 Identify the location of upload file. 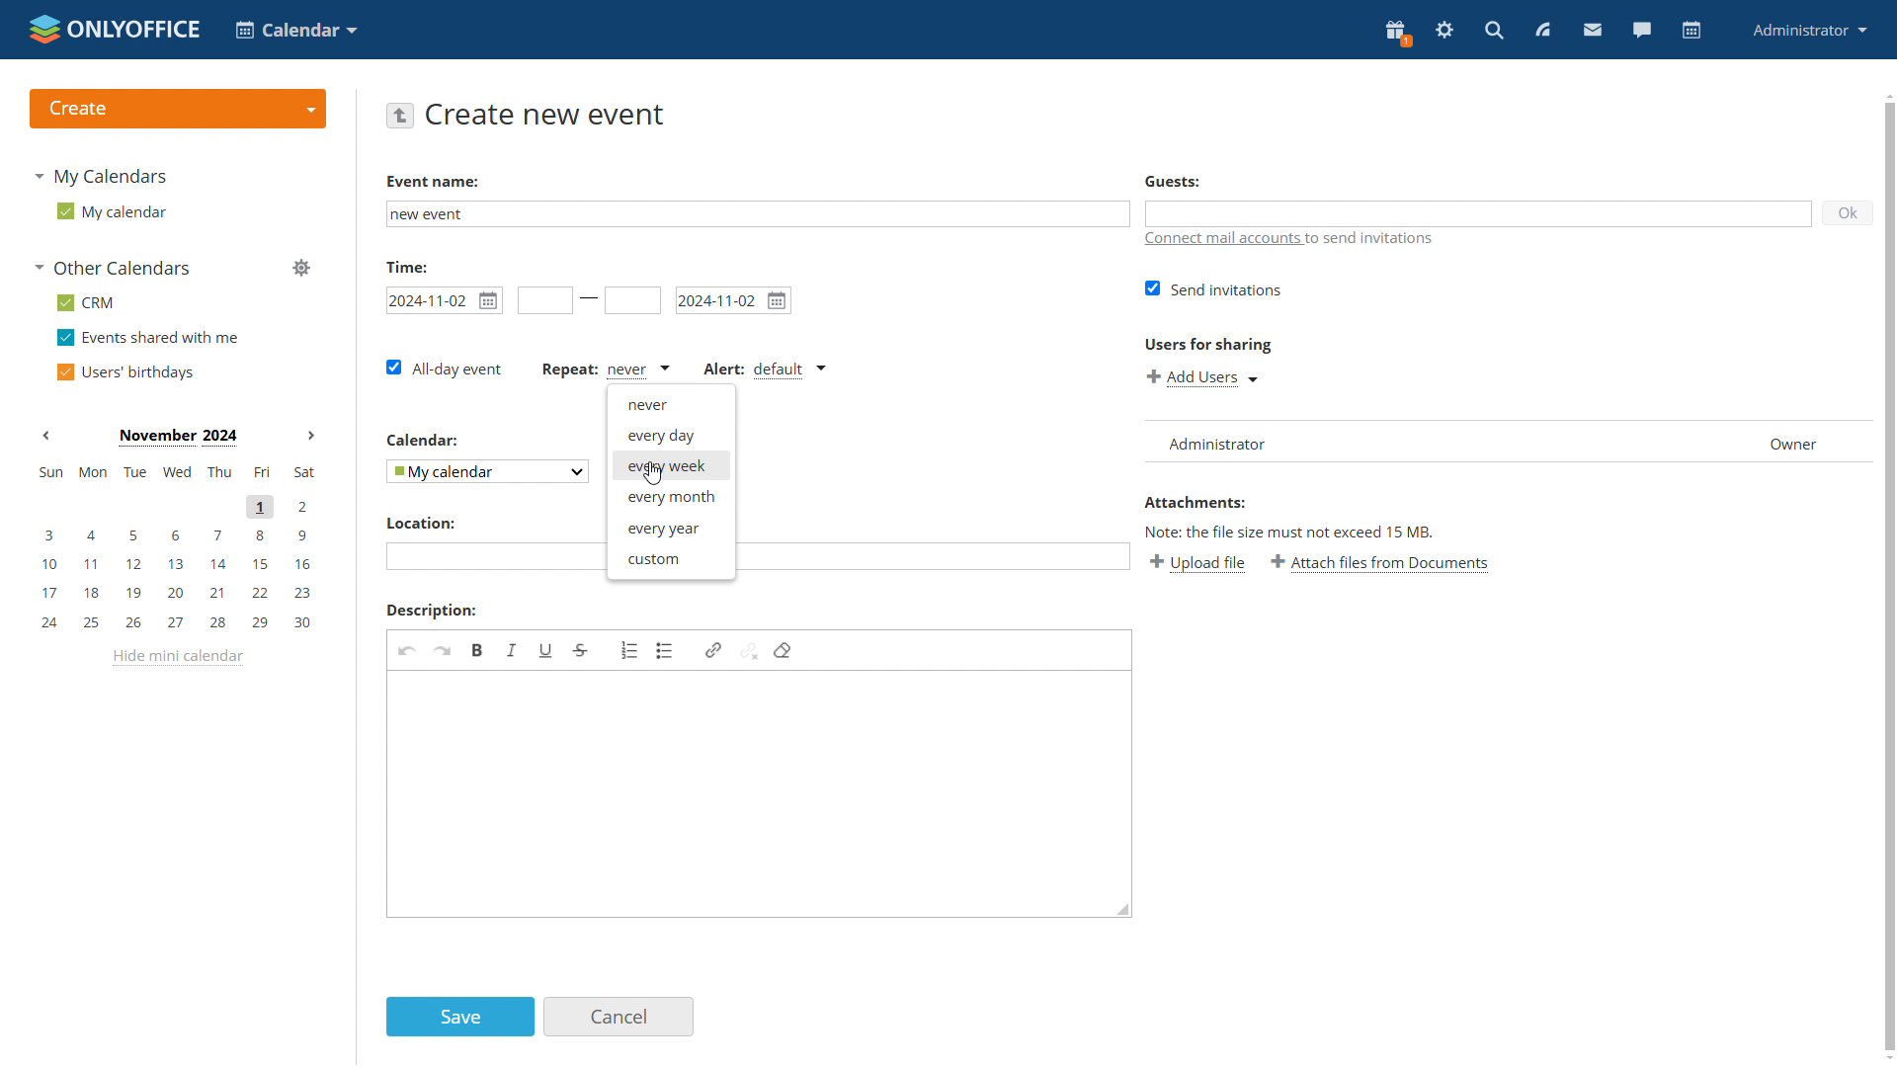
(1199, 565).